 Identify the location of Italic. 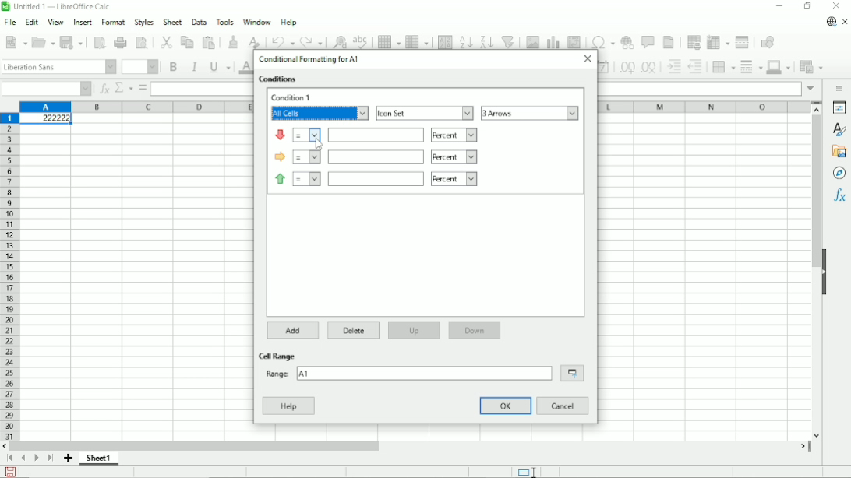
(194, 67).